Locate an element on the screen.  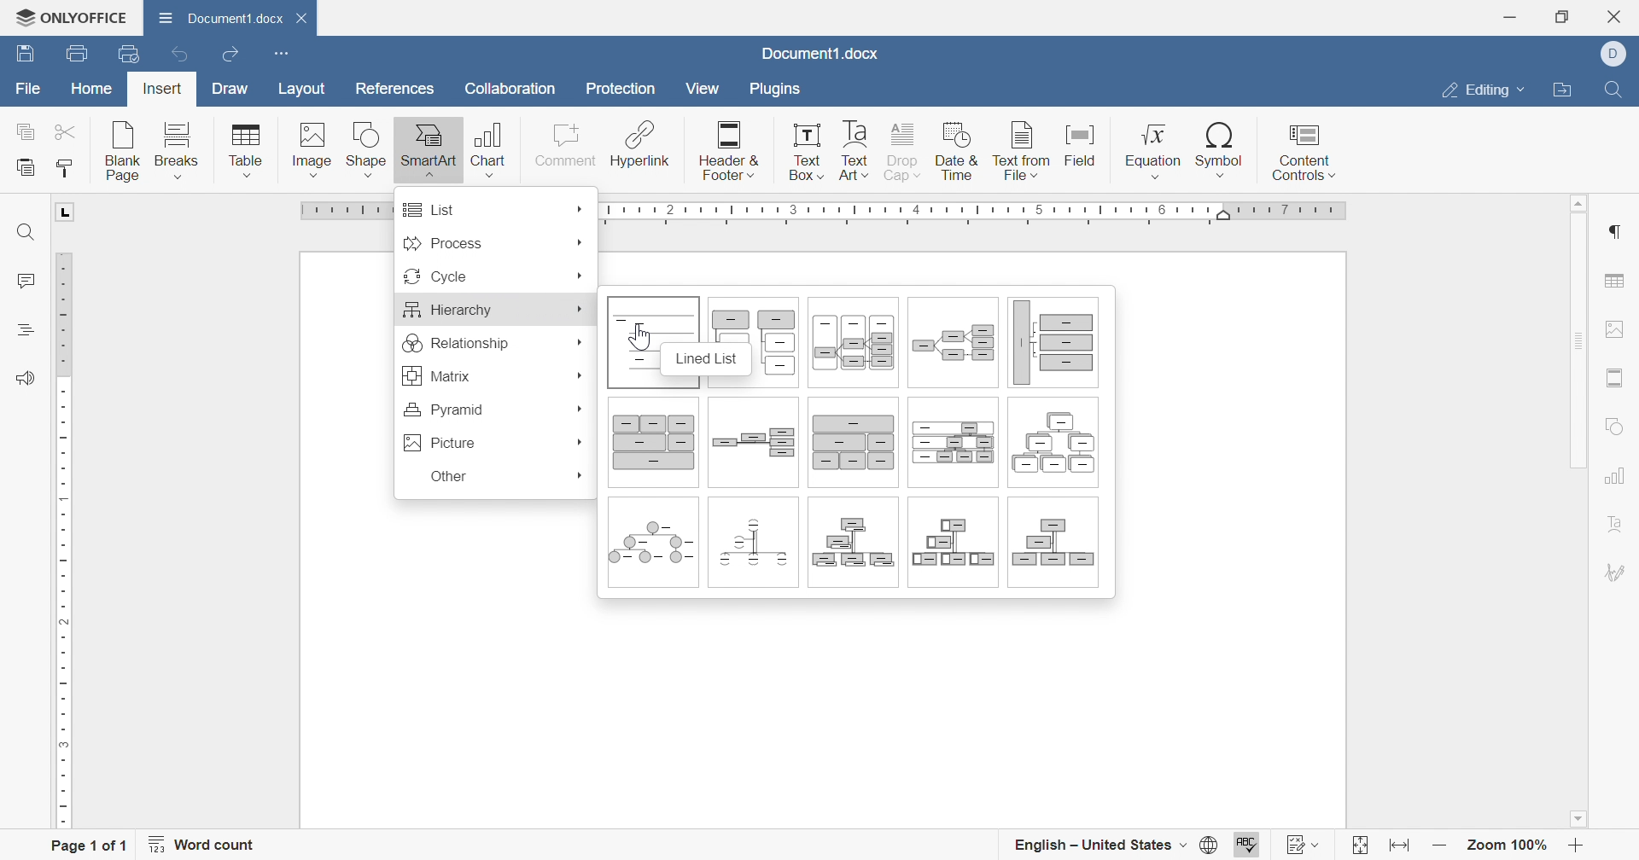
Organization chart is located at coordinates (1057, 546).